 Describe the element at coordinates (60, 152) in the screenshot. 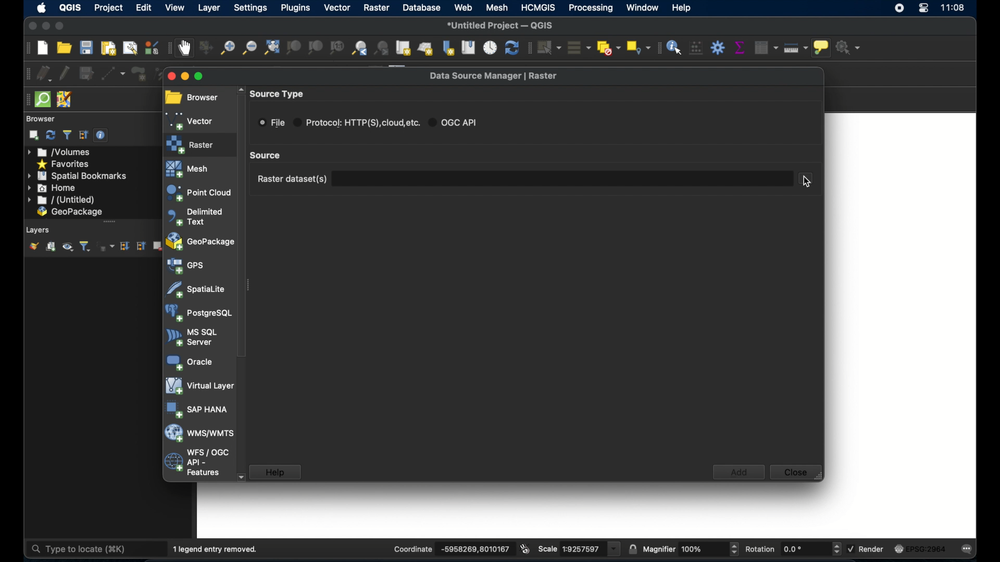

I see `volumes` at that location.